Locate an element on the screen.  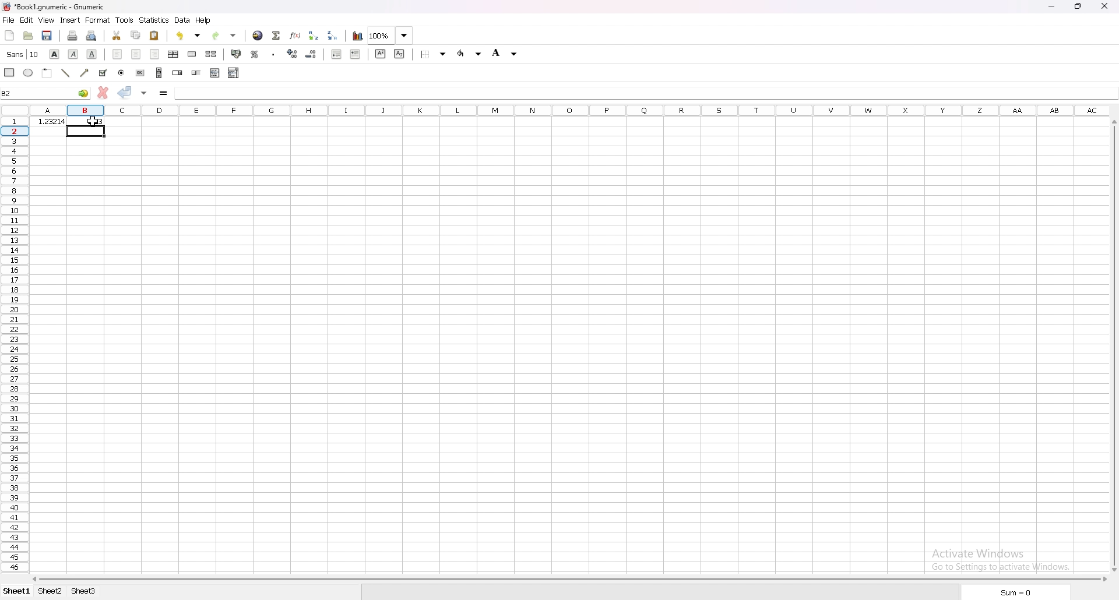
selected cell is located at coordinates (47, 94).